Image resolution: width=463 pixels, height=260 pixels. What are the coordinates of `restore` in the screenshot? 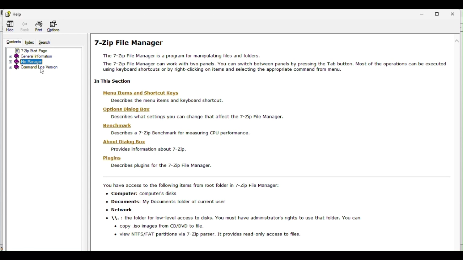 It's located at (441, 13).